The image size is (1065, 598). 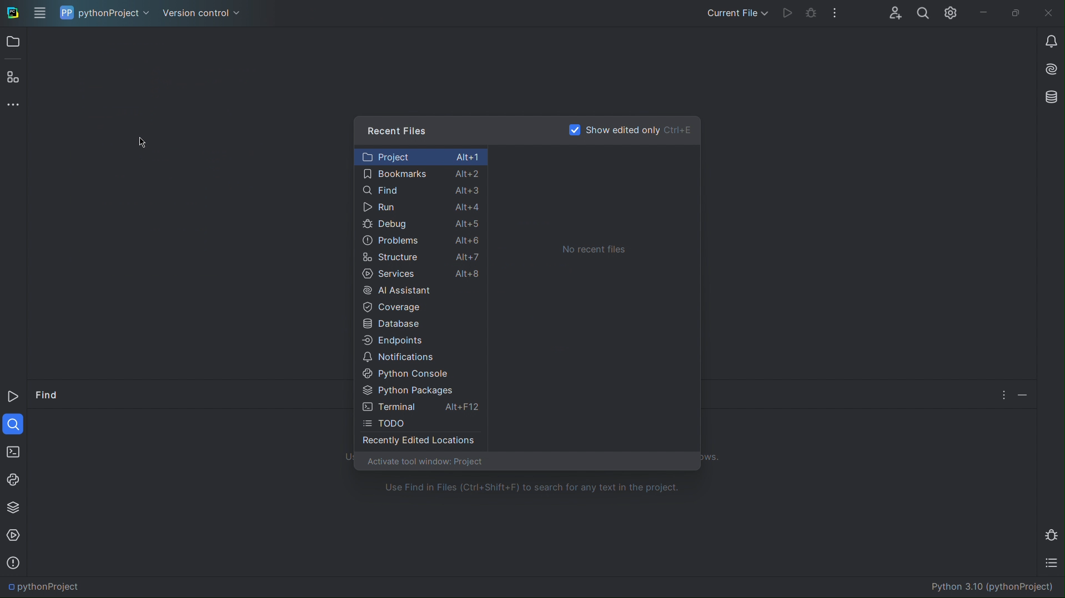 What do you see at coordinates (420, 373) in the screenshot?
I see `Python Console` at bounding box center [420, 373].